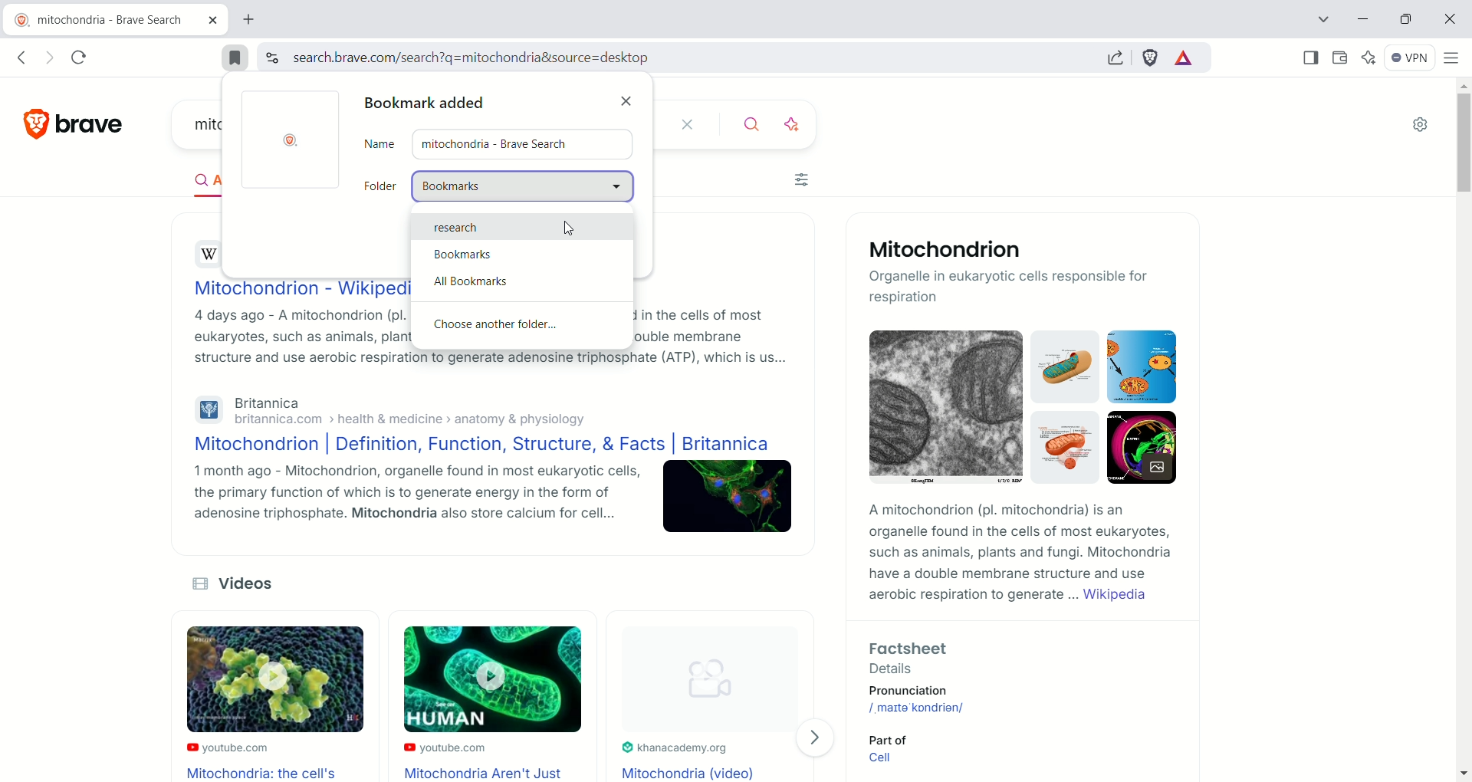 This screenshot has height=782, width=1472. I want to click on  search.brave.com/search?q=mitochondria&source=desktop, so click(467, 58).